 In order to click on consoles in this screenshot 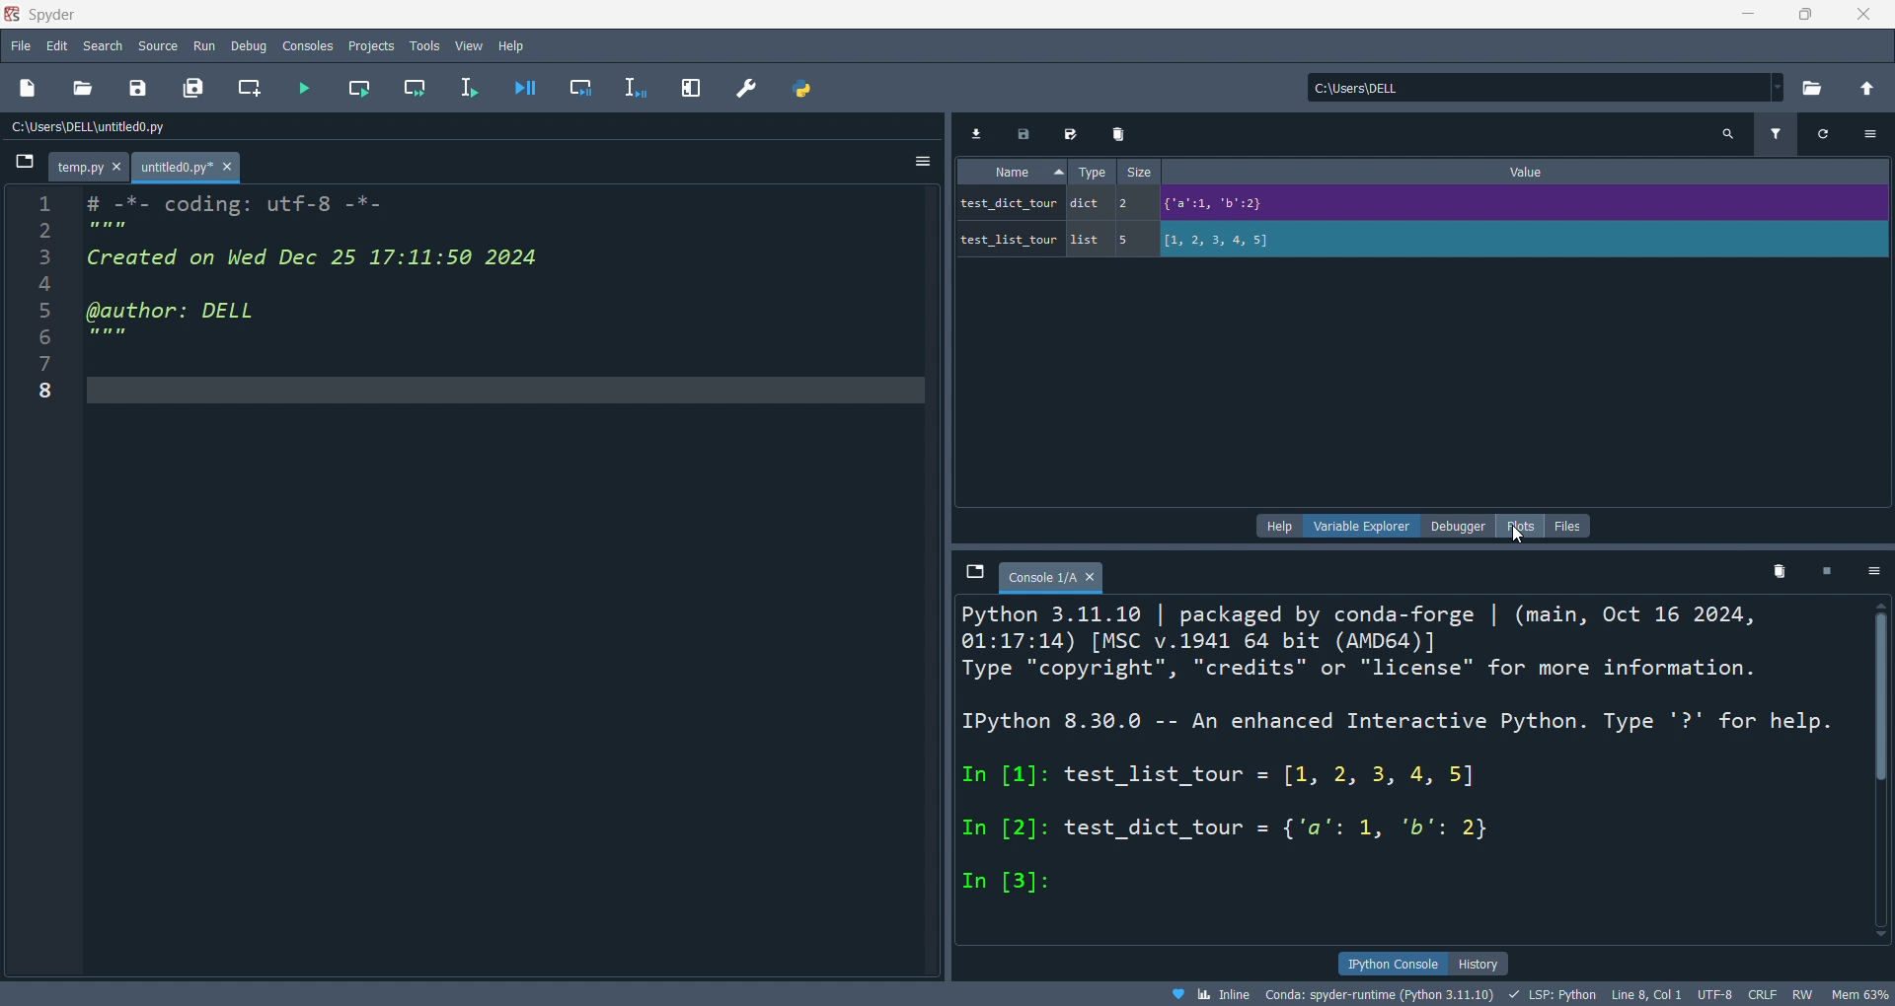, I will do `click(308, 44)`.